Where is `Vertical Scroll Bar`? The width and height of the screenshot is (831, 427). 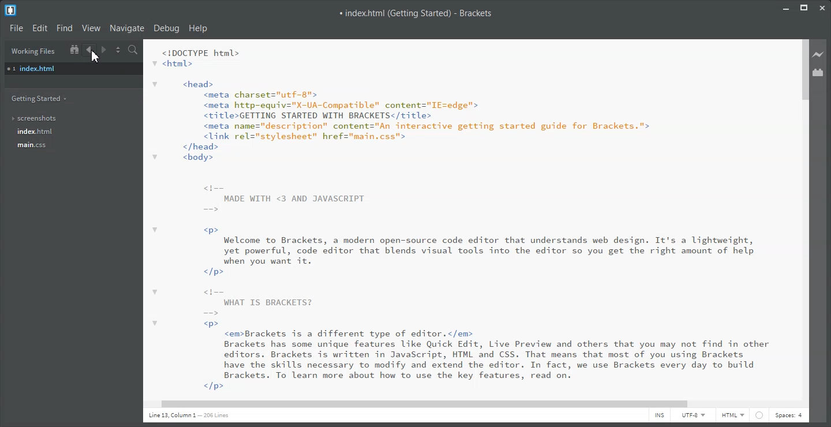
Vertical Scroll Bar is located at coordinates (804, 217).